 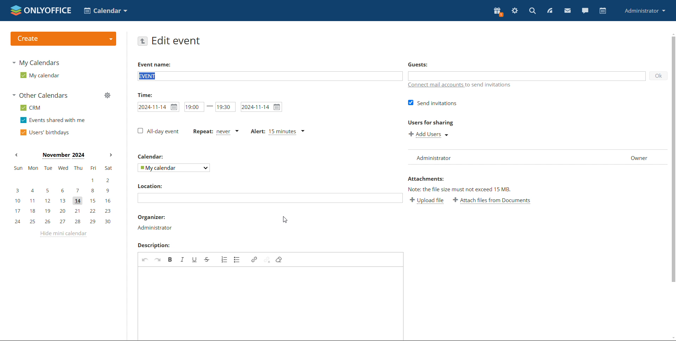 I want to click on start date, so click(x=158, y=108).